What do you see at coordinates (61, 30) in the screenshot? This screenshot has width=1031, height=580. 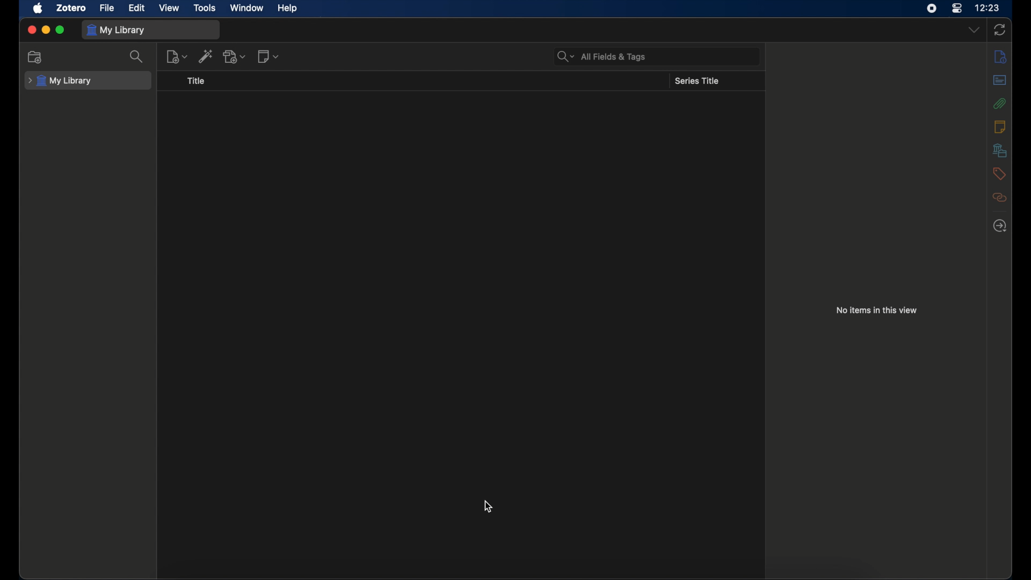 I see `maximize` at bounding box center [61, 30].